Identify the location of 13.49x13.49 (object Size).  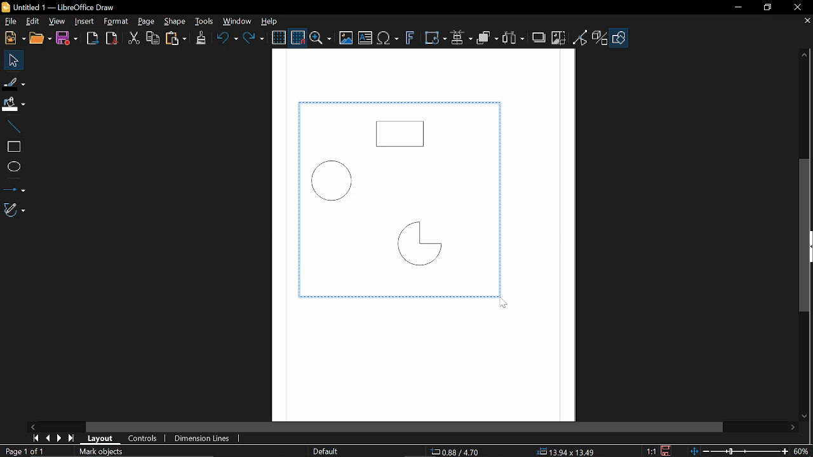
(565, 451).